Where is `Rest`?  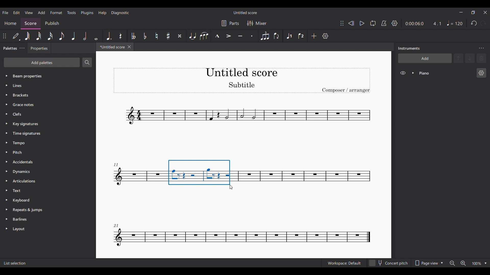
Rest is located at coordinates (120, 36).